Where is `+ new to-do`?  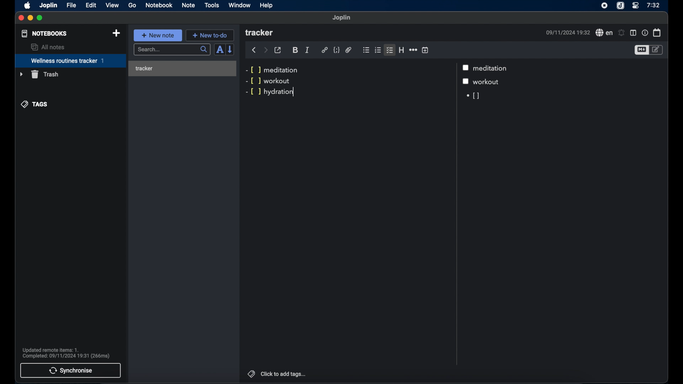 + new to-do is located at coordinates (210, 35).